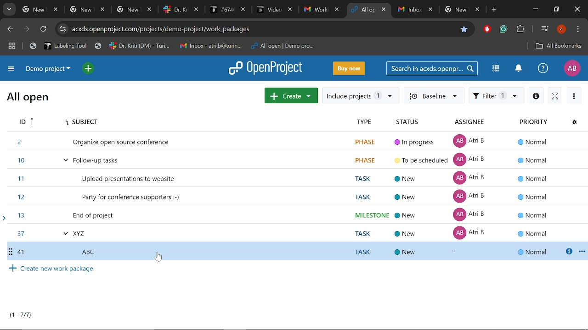 The height and width of the screenshot is (330, 588). Describe the element at coordinates (556, 9) in the screenshot. I see `Restore down` at that location.